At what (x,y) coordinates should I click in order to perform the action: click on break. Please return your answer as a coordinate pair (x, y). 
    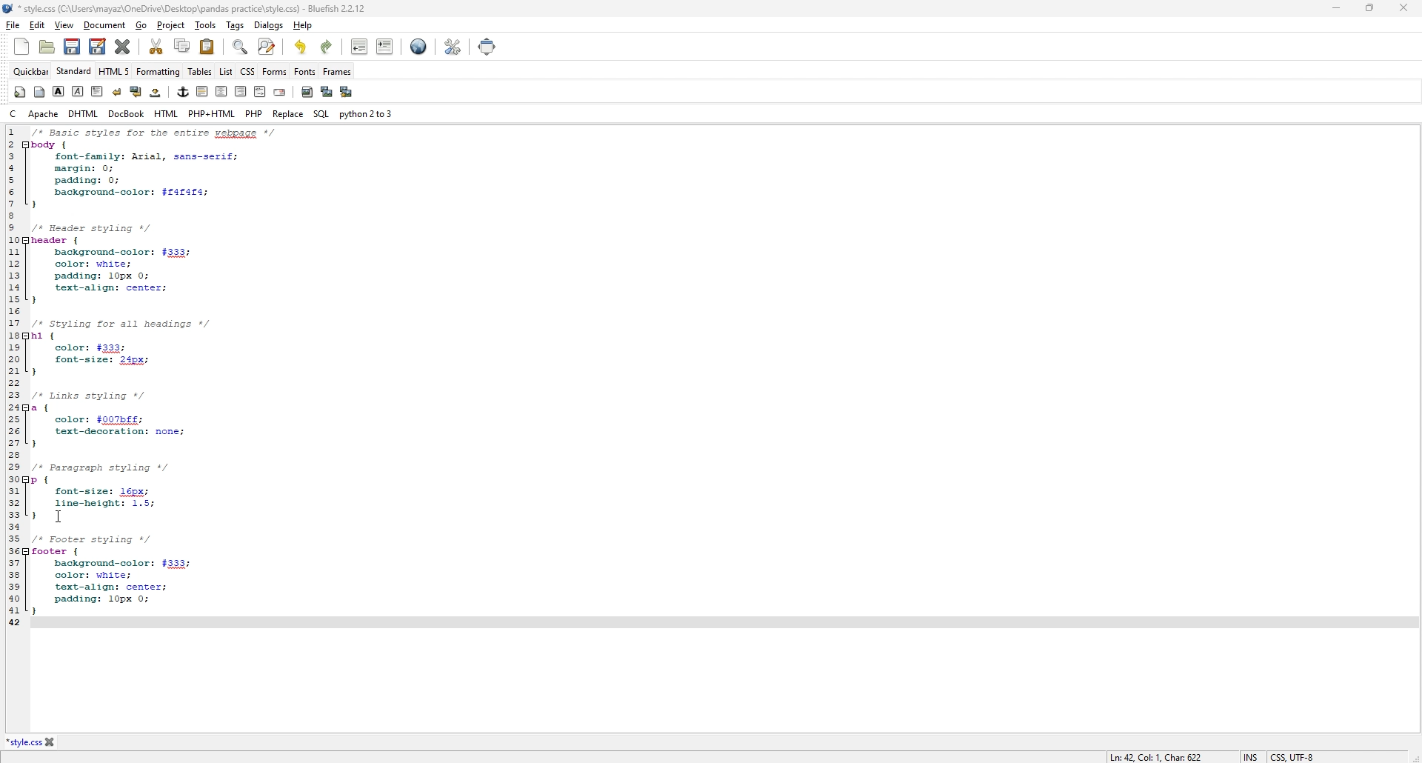
    Looking at the image, I should click on (116, 92).